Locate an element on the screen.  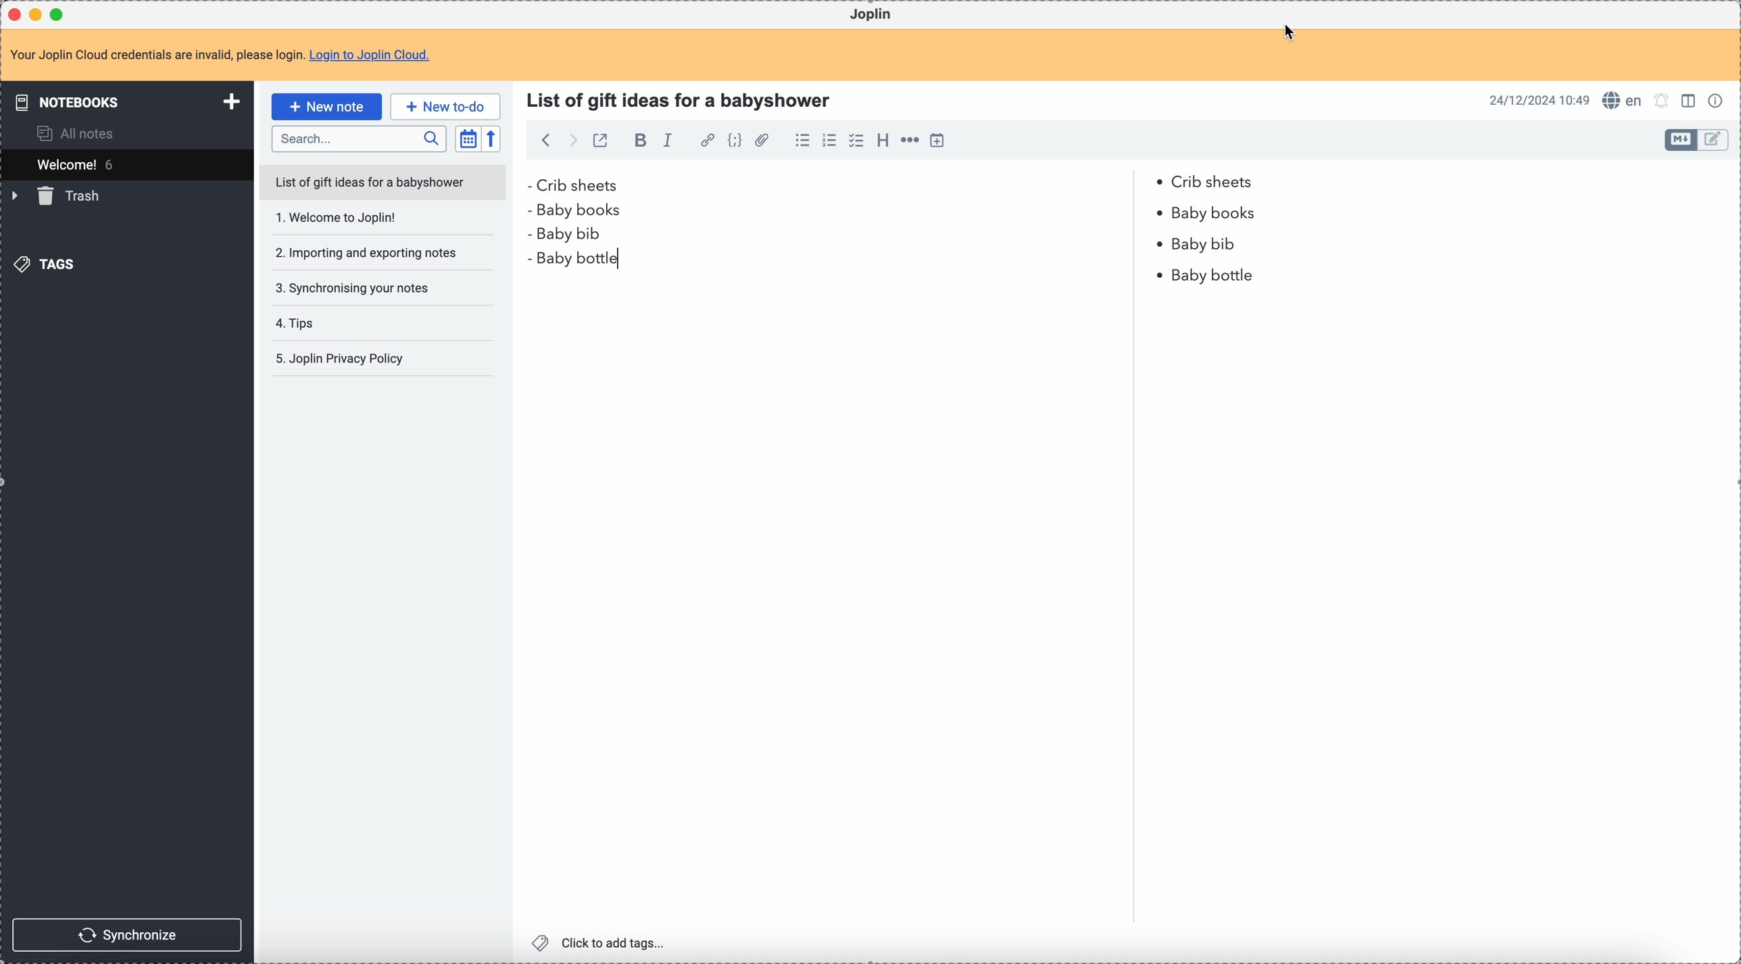
date and hour is located at coordinates (1539, 100).